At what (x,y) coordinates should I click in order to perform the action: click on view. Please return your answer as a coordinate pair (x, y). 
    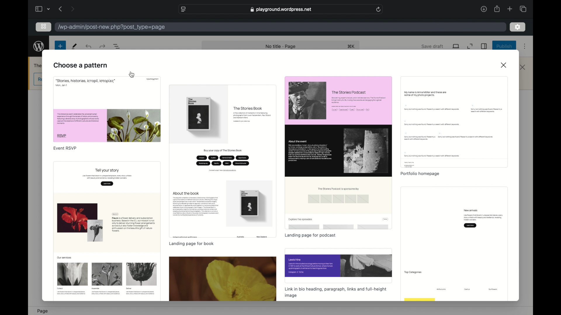
    Looking at the image, I should click on (456, 46).